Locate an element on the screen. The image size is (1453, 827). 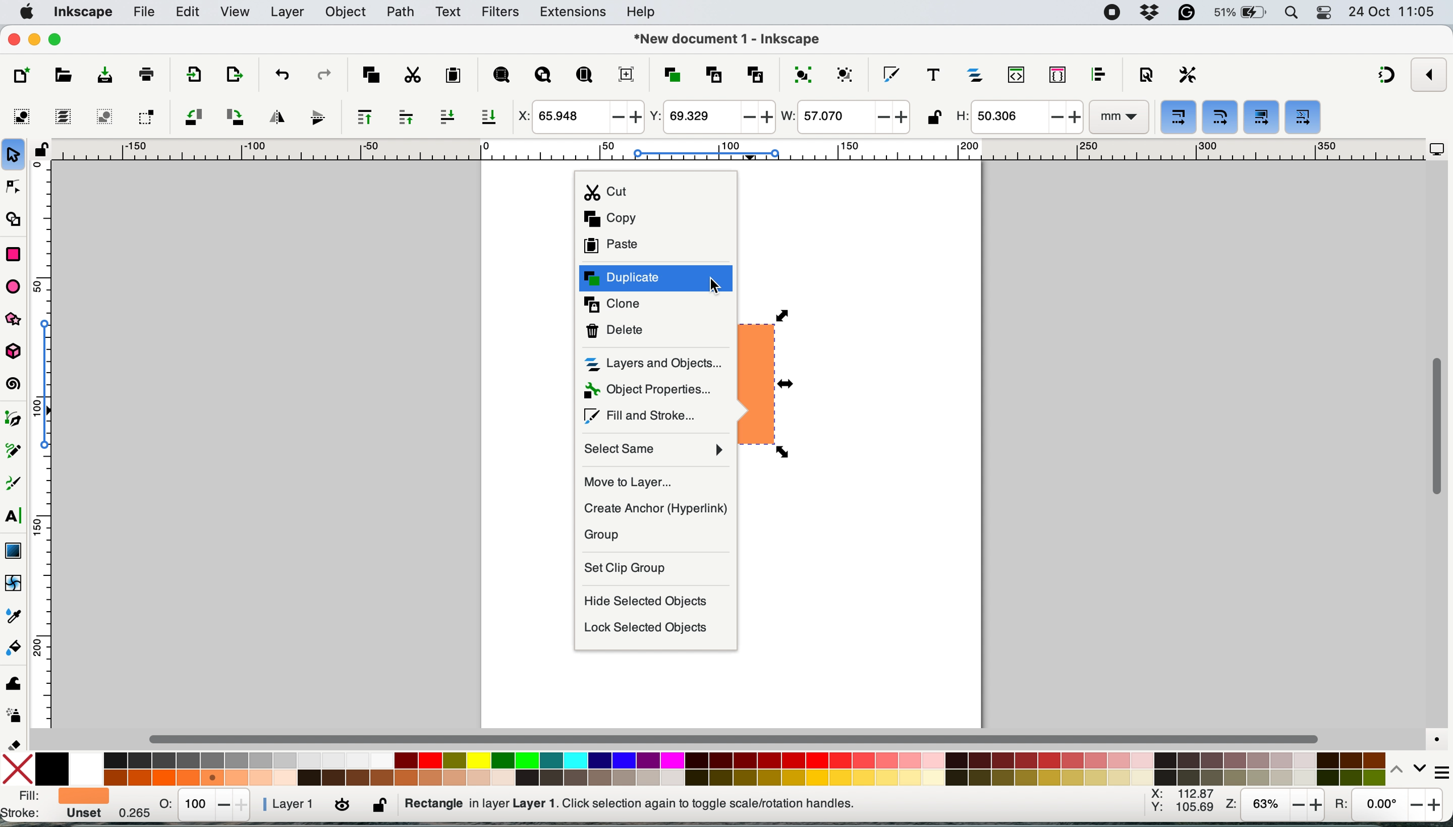
new is located at coordinates (24, 76).